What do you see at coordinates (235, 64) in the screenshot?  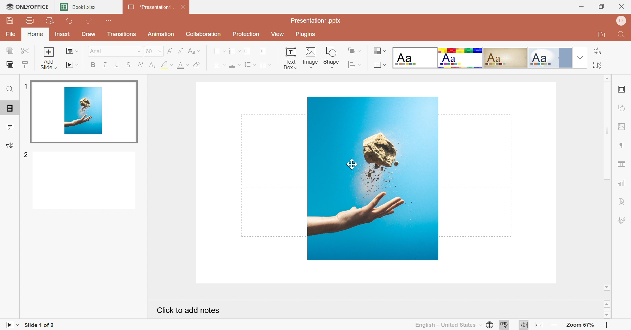 I see `Vertical align` at bounding box center [235, 64].